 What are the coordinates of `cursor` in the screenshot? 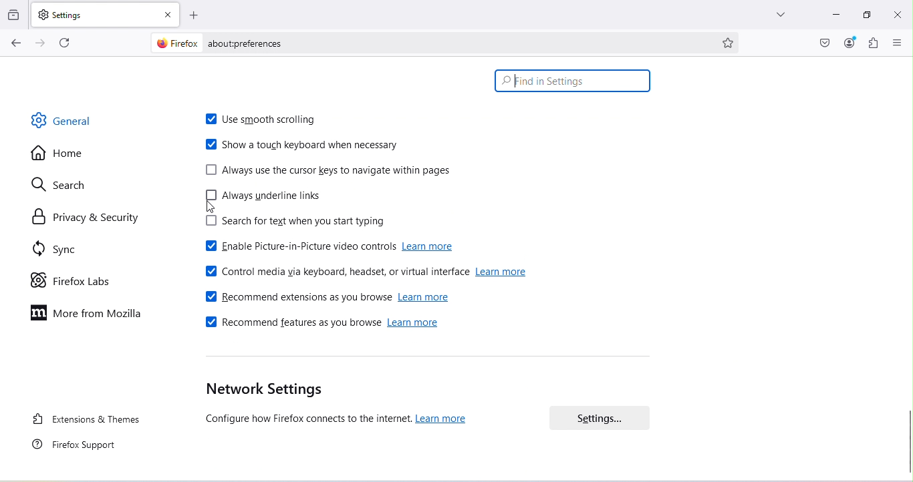 It's located at (211, 209).